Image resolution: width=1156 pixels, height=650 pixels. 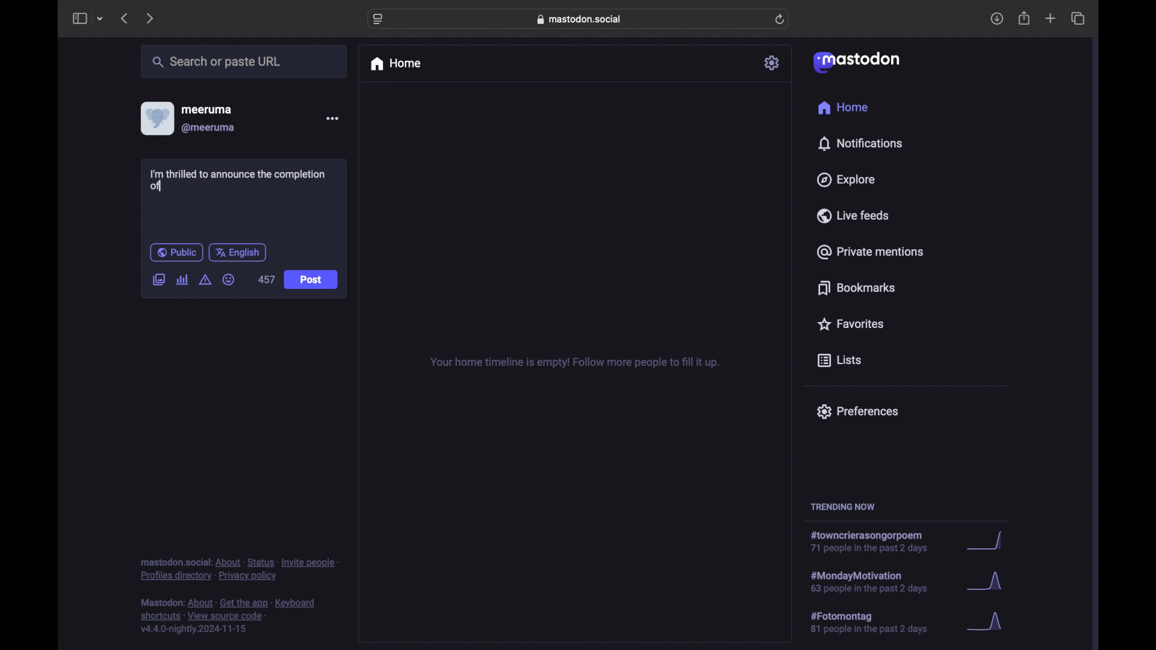 What do you see at coordinates (229, 279) in the screenshot?
I see `emoji` at bounding box center [229, 279].